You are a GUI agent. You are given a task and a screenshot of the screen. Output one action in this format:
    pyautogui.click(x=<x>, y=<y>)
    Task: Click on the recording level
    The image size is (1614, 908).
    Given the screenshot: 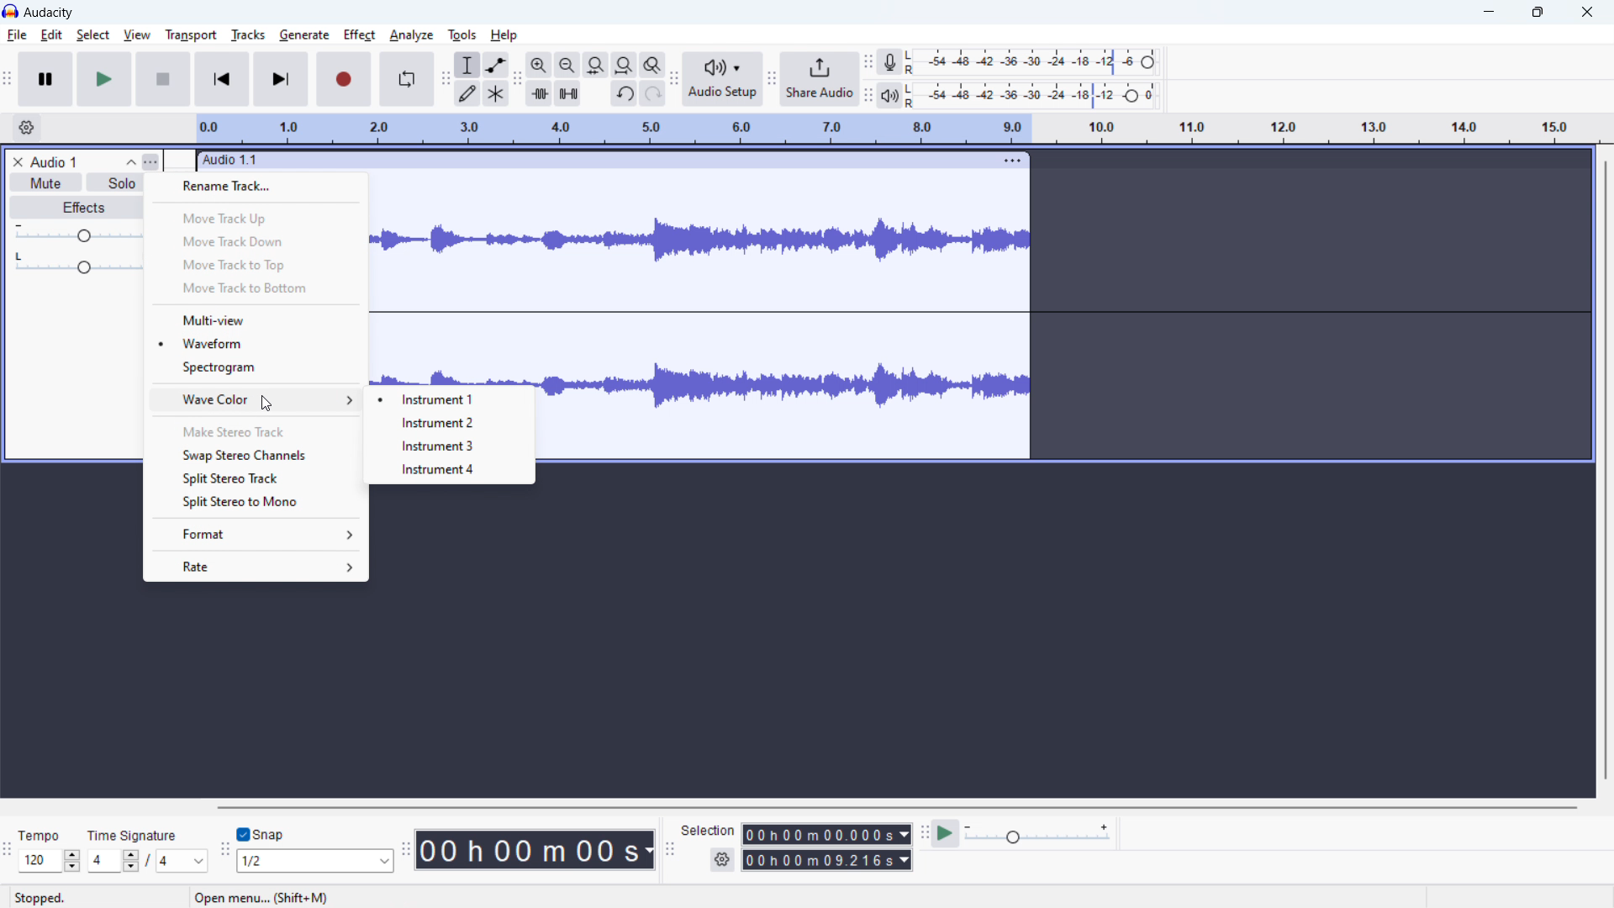 What is the action you would take?
    pyautogui.click(x=1031, y=63)
    